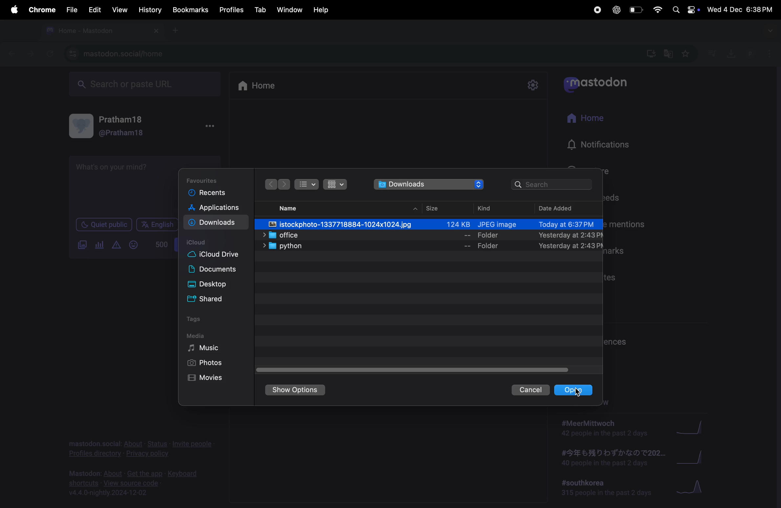  What do you see at coordinates (209, 128) in the screenshot?
I see `options` at bounding box center [209, 128].